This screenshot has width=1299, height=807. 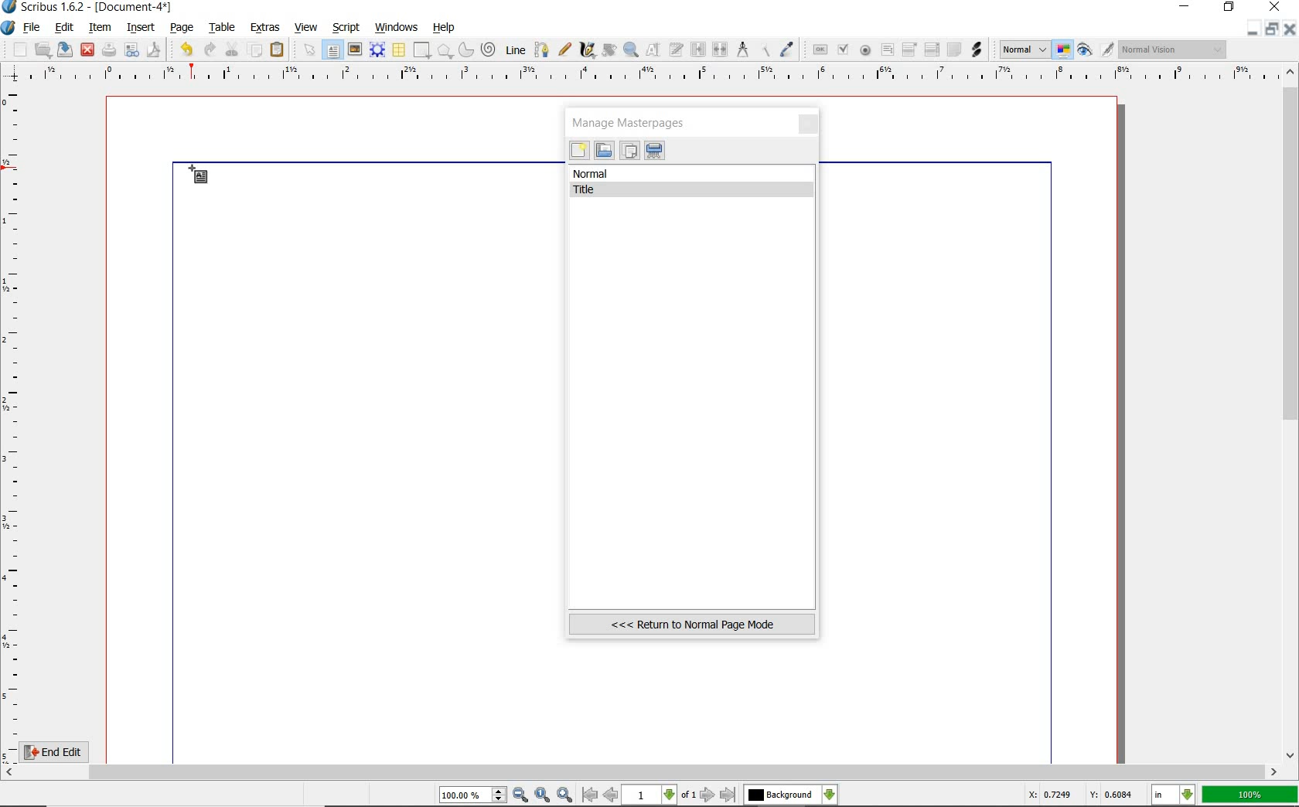 What do you see at coordinates (743, 50) in the screenshot?
I see `measurements` at bounding box center [743, 50].